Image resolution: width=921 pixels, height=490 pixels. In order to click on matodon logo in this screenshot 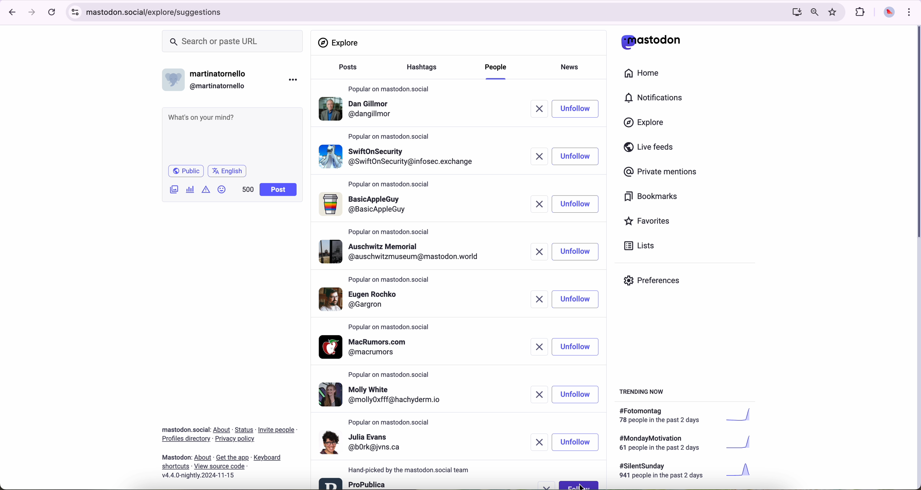, I will do `click(651, 42)`.